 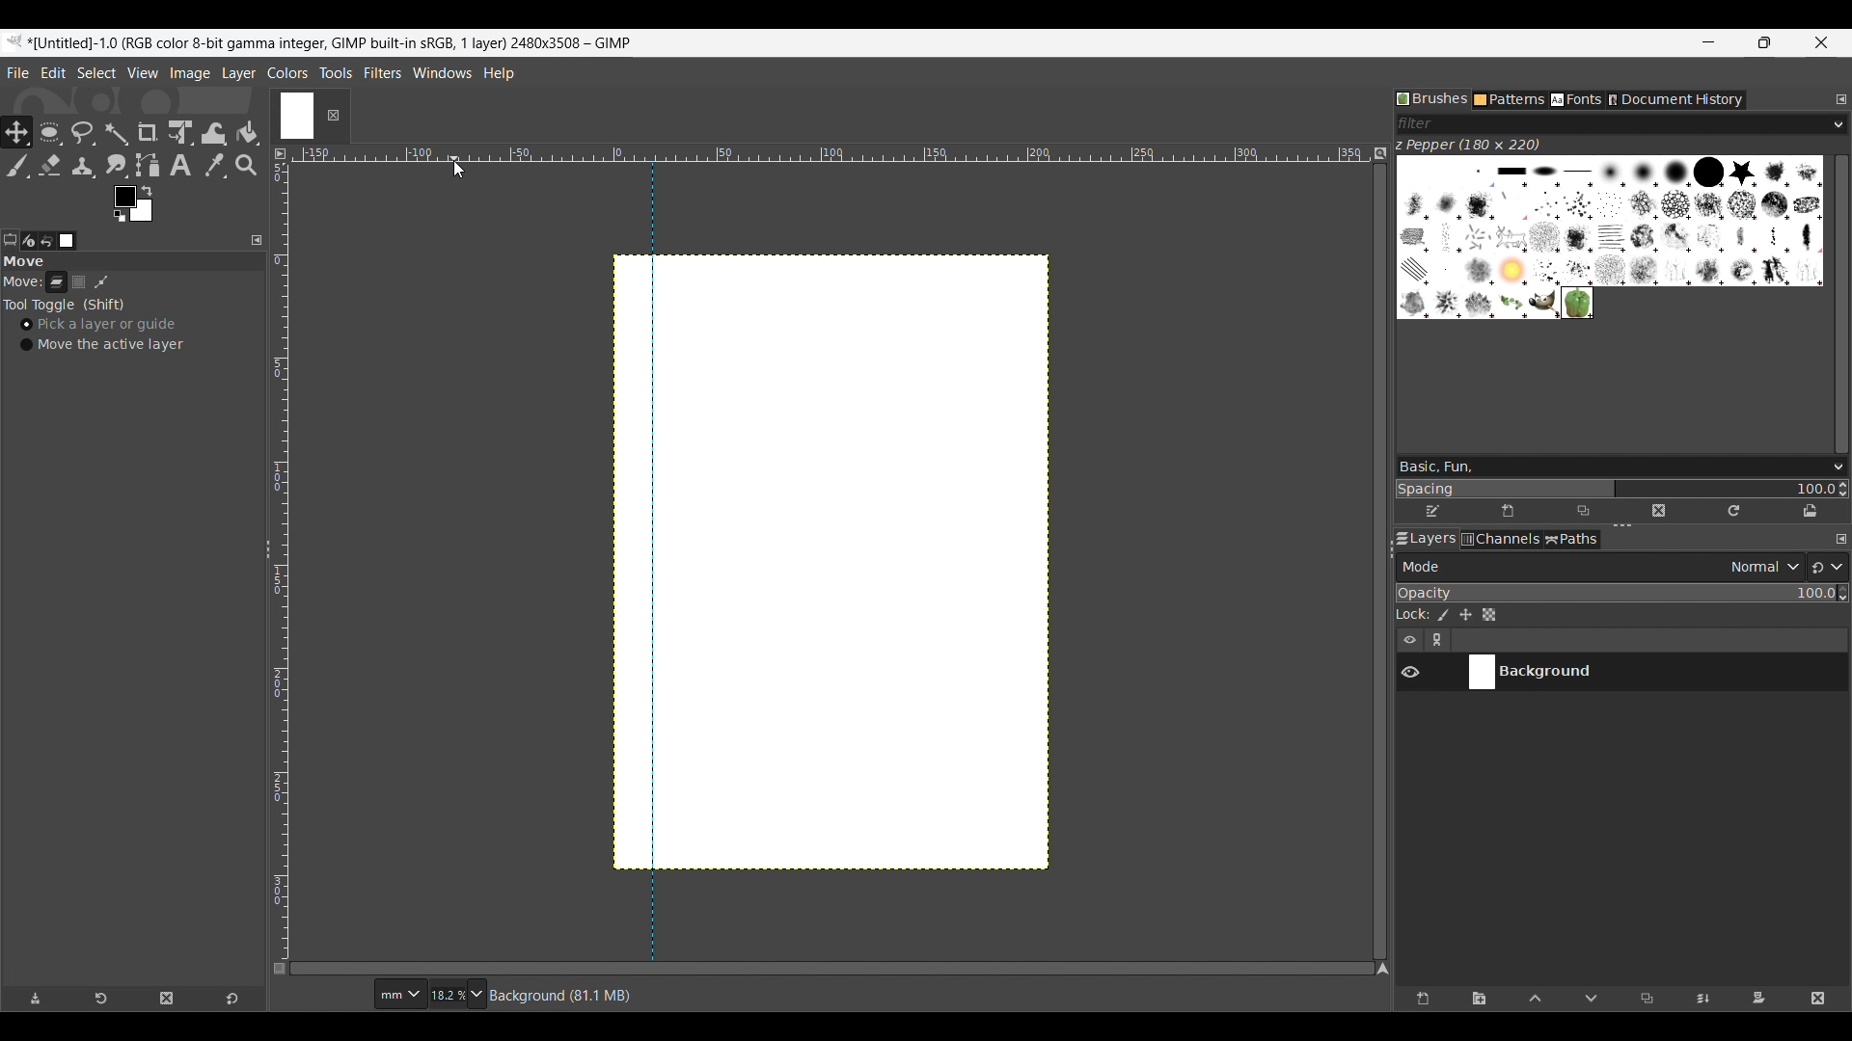 What do you see at coordinates (1432, 98) in the screenshot?
I see `Brushes tab, current selection highlighted` at bounding box center [1432, 98].